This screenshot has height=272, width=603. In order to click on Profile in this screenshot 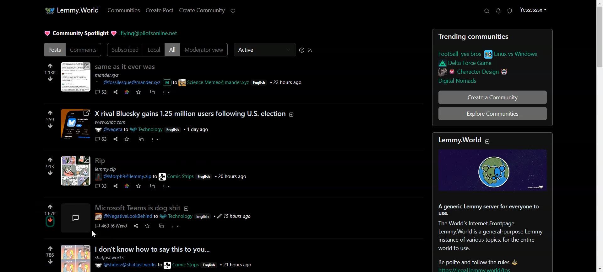, I will do `click(534, 10)`.